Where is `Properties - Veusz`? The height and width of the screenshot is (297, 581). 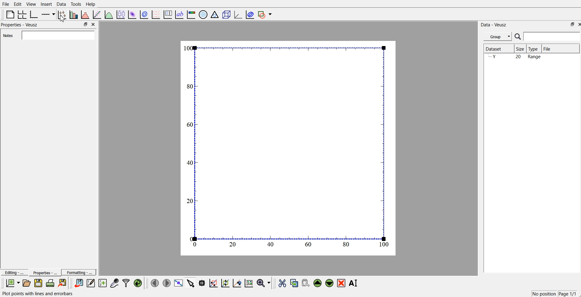 Properties - Veusz is located at coordinates (20, 25).